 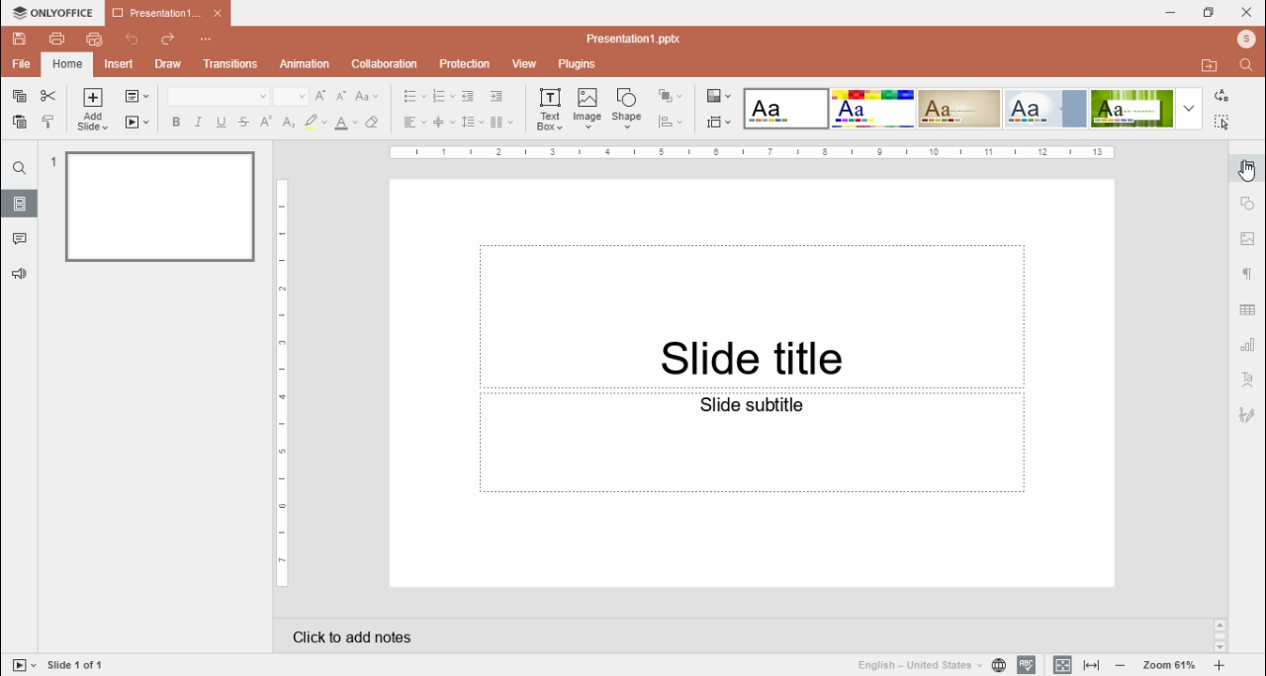 I want to click on more themes, so click(x=1189, y=108).